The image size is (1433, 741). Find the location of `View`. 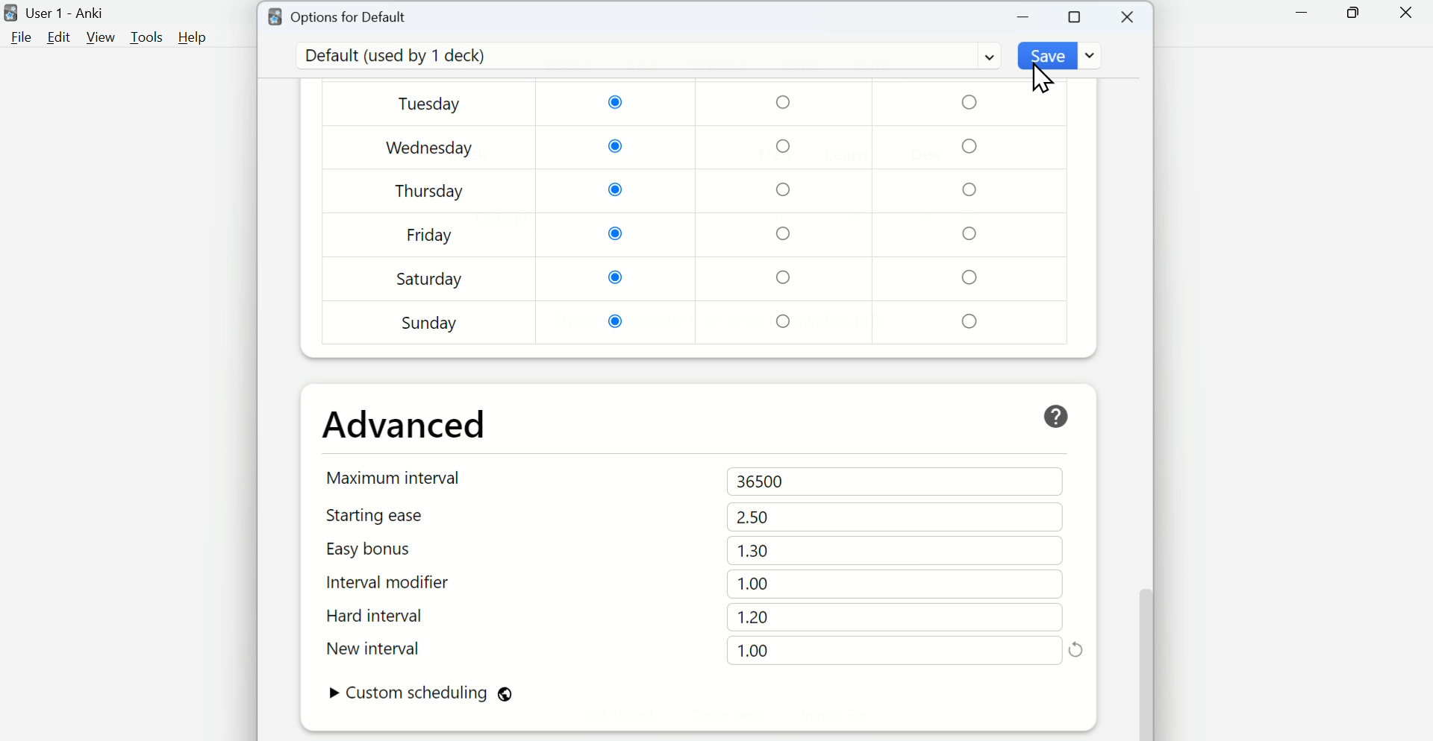

View is located at coordinates (101, 37).